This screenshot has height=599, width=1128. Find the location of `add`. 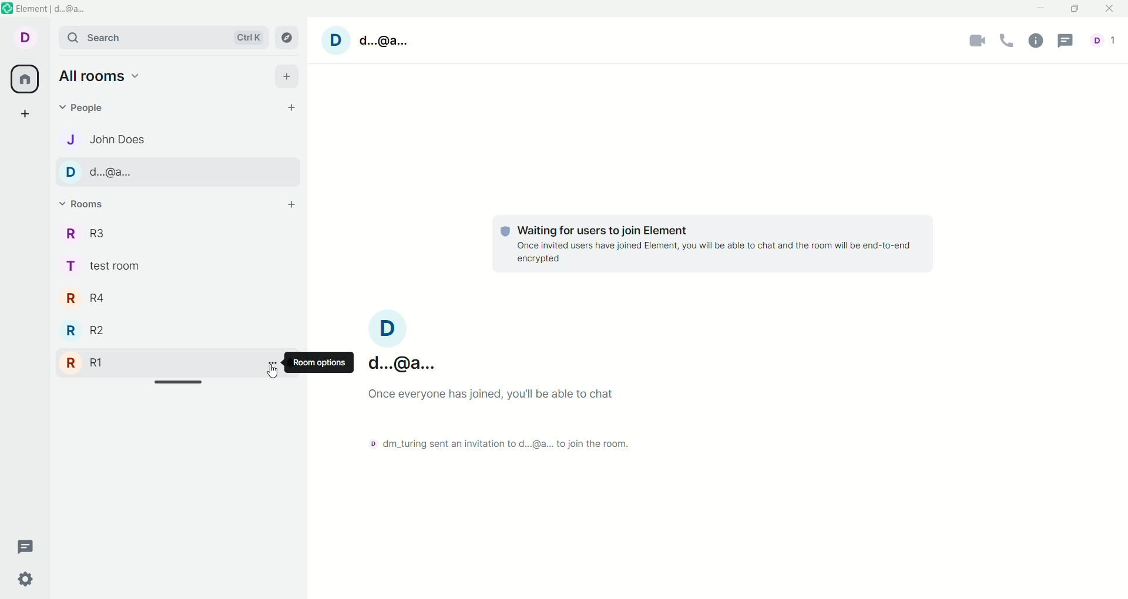

add is located at coordinates (286, 78).